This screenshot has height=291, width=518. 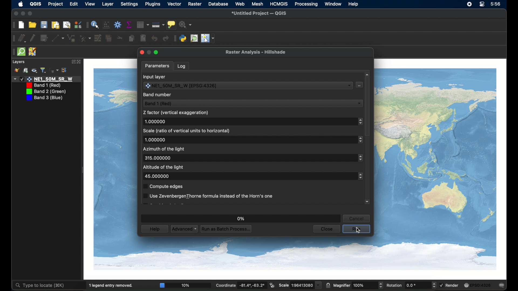 What do you see at coordinates (109, 38) in the screenshot?
I see `delete selected` at bounding box center [109, 38].